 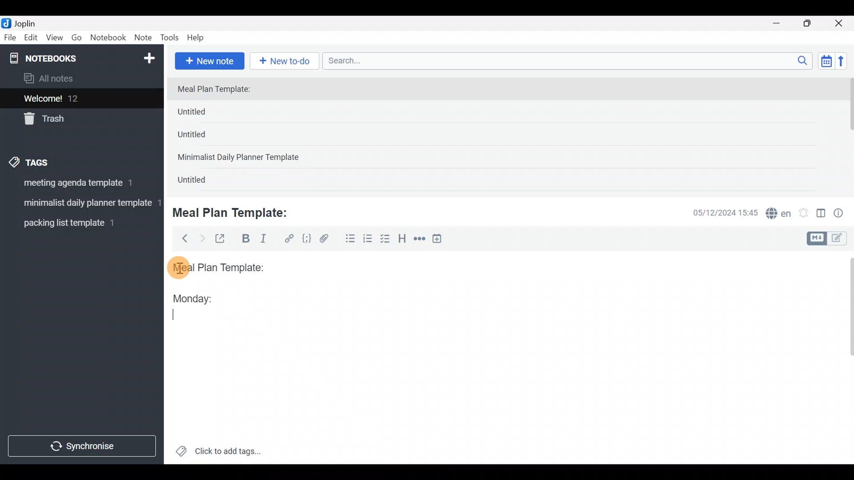 What do you see at coordinates (779, 214) in the screenshot?
I see `Spelling` at bounding box center [779, 214].